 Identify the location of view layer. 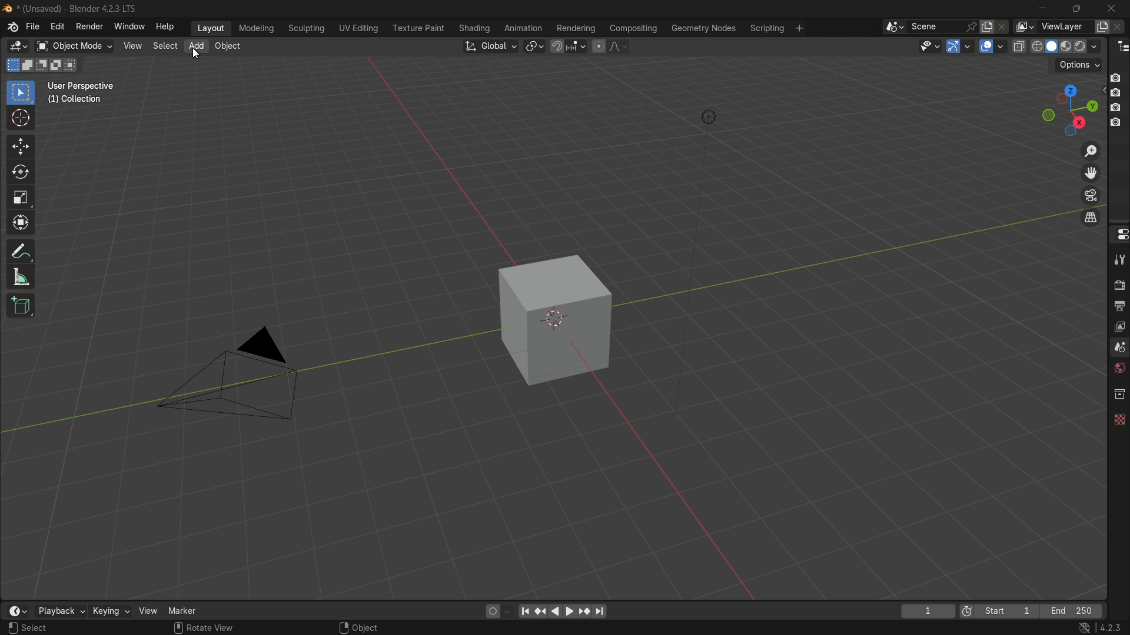
(1023, 26).